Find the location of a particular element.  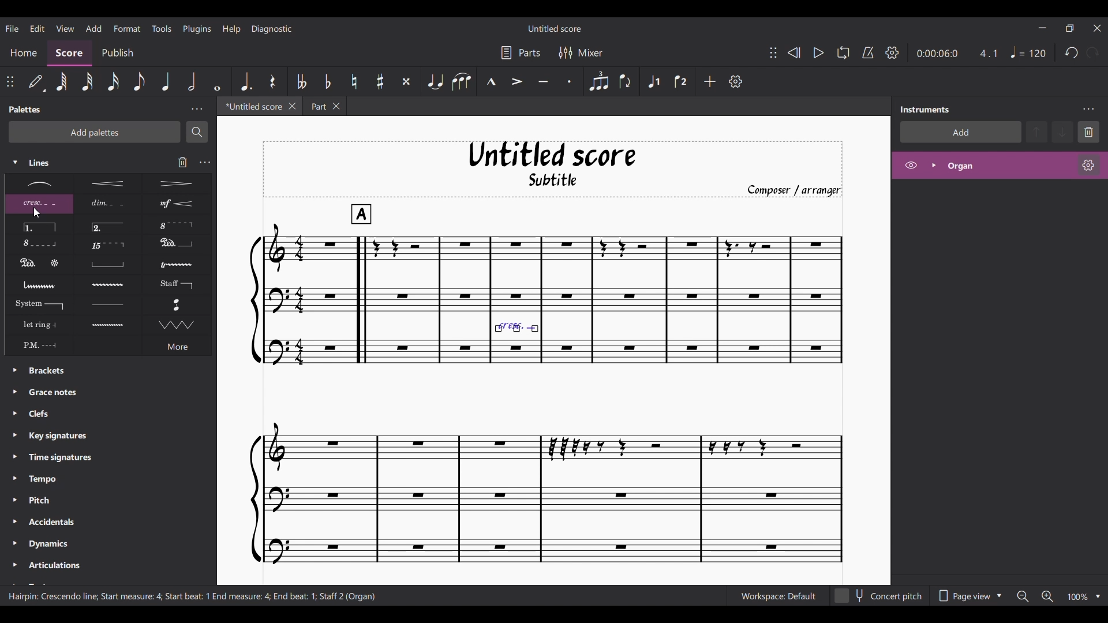

Selection in Line palette added to selection on score is located at coordinates (516, 314).